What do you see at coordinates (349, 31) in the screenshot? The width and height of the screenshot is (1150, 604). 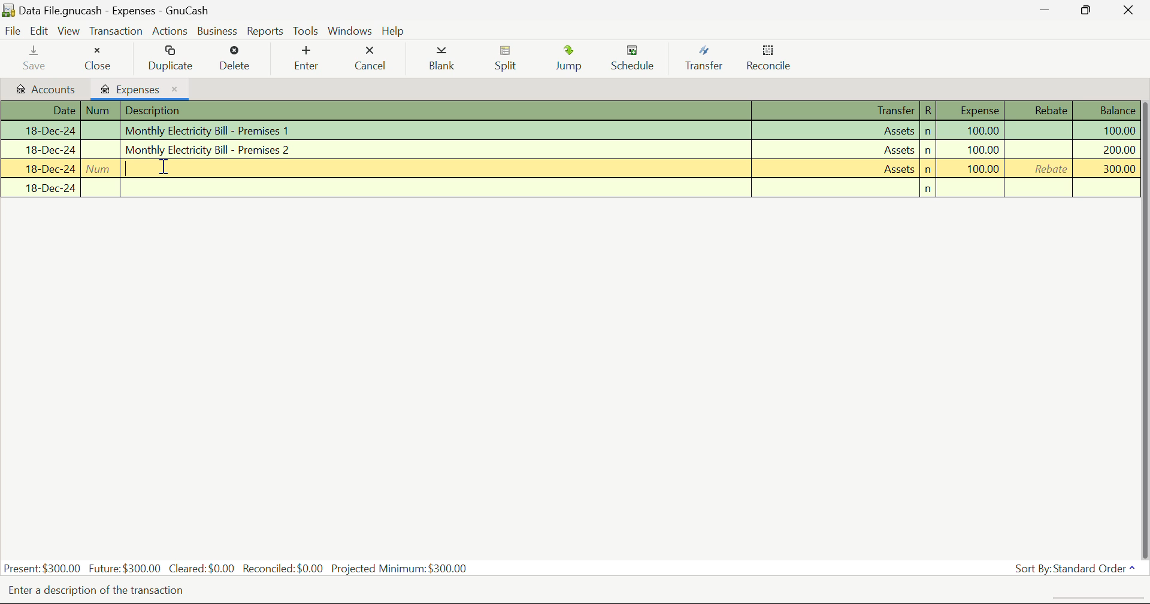 I see `Windows` at bounding box center [349, 31].